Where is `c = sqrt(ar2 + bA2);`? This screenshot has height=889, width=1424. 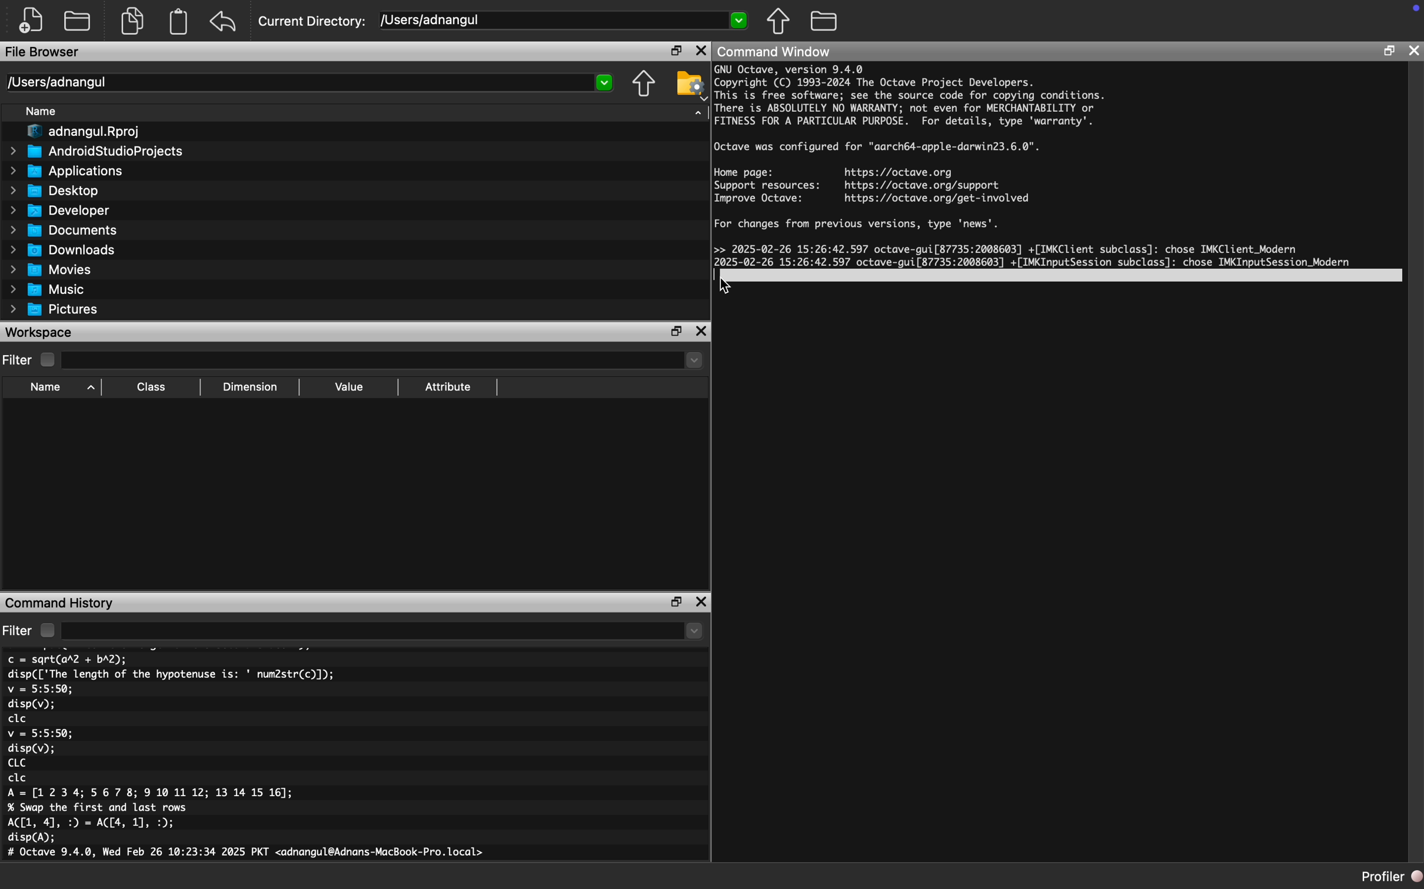
c = sqrt(ar2 + bA2); is located at coordinates (68, 659).